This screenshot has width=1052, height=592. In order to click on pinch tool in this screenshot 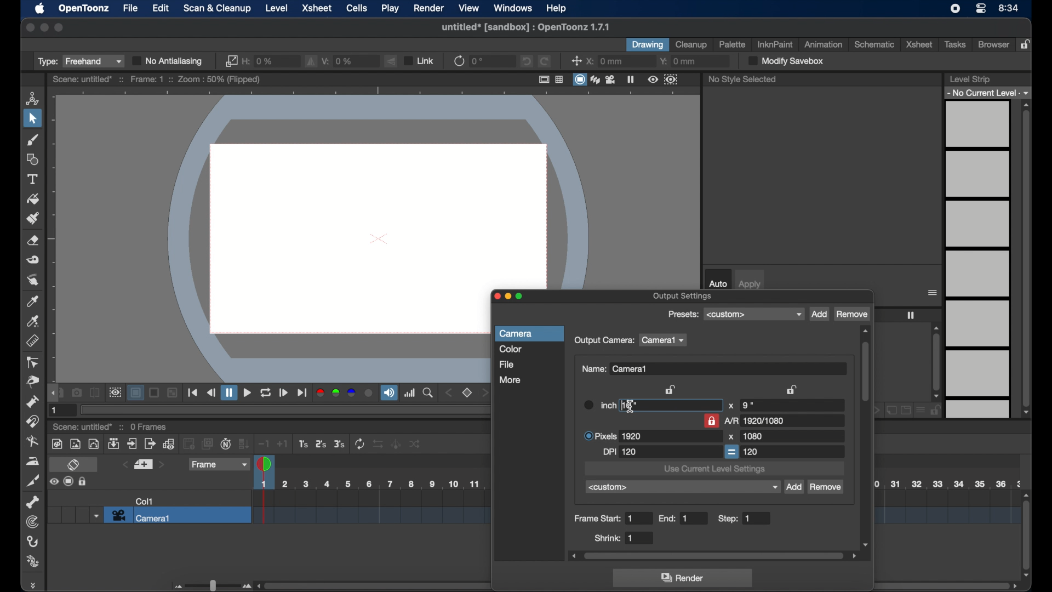, I will do `click(31, 382)`.